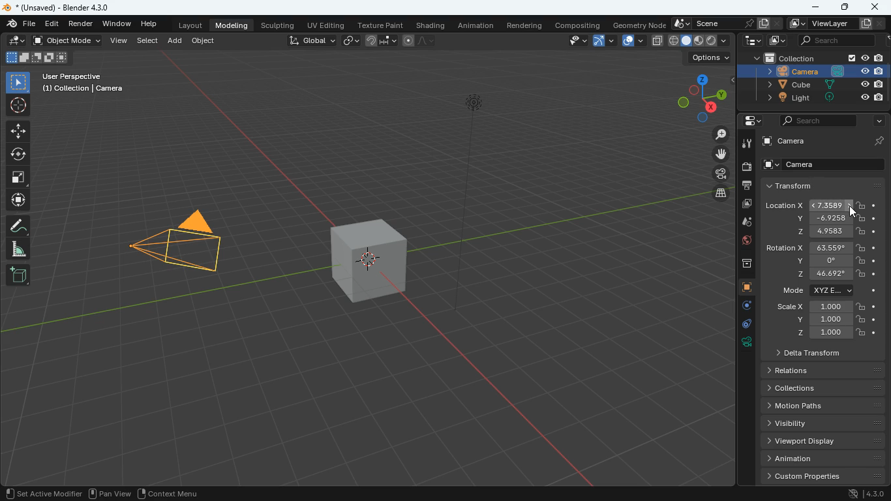  Describe the element at coordinates (822, 388) in the screenshot. I see `Collections` at that location.